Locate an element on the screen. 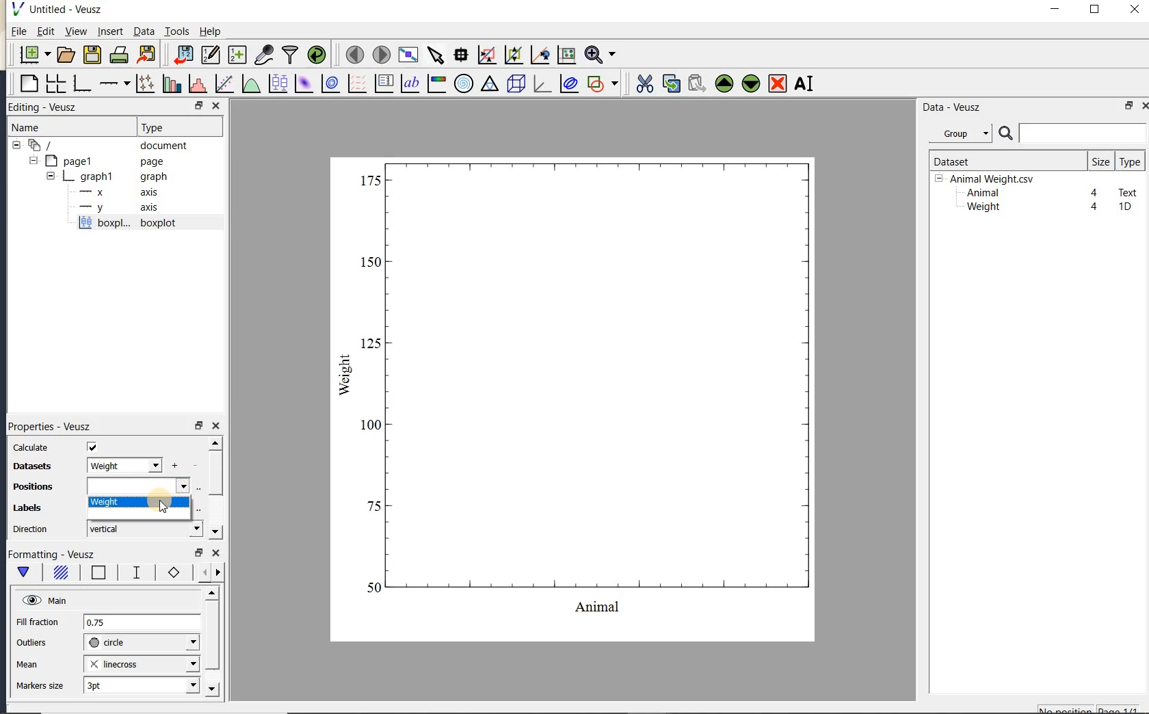 The width and height of the screenshot is (1149, 714). 4 is located at coordinates (1095, 207).